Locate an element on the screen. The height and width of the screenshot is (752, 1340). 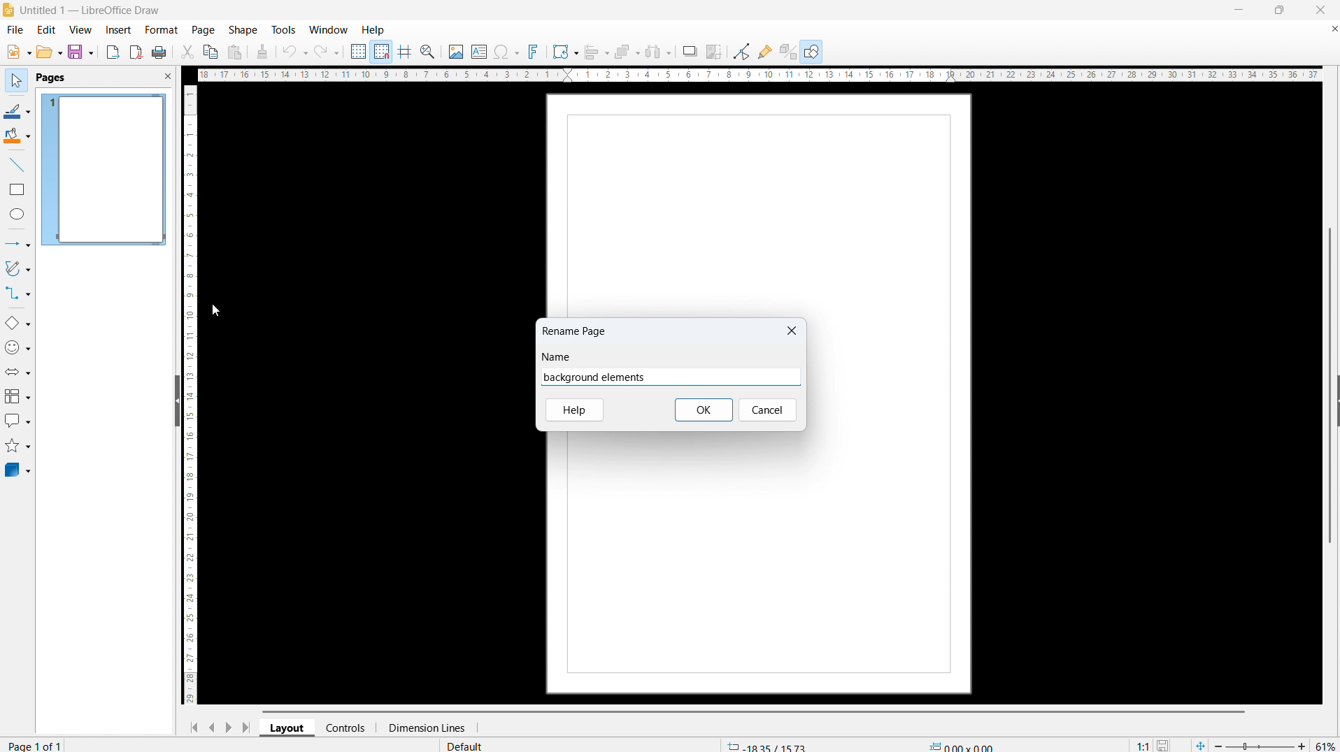
undo is located at coordinates (295, 52).